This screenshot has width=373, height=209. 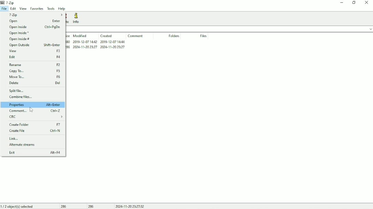 What do you see at coordinates (113, 47) in the screenshot?
I see `created date & time` at bounding box center [113, 47].